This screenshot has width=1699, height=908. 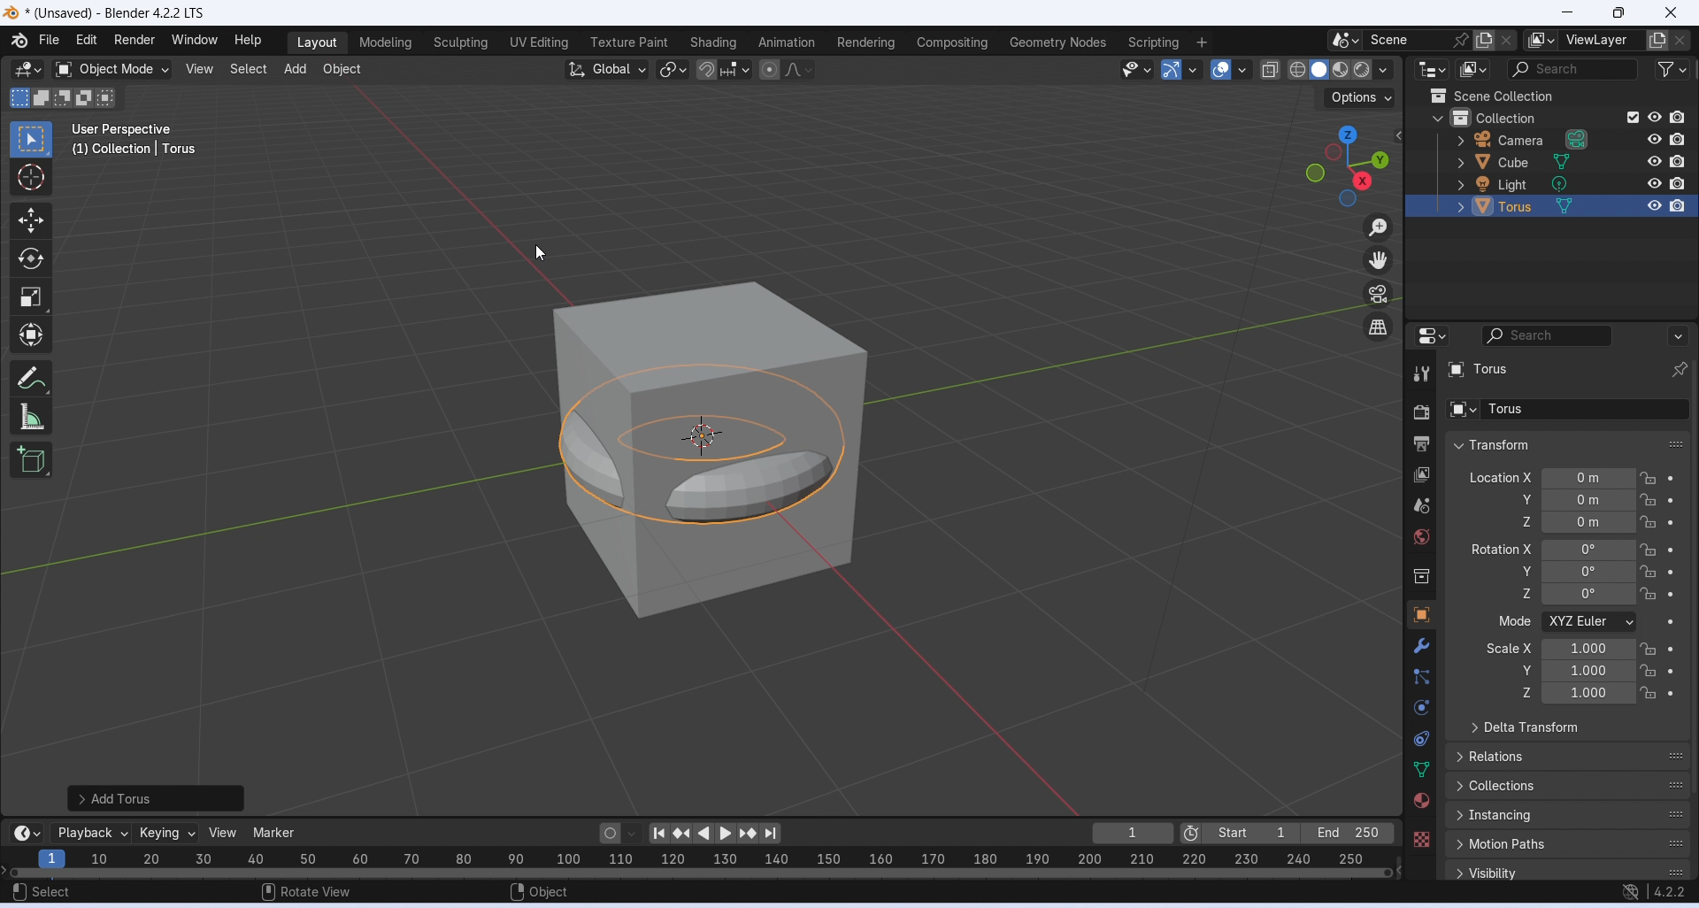 What do you see at coordinates (1418, 412) in the screenshot?
I see `Render` at bounding box center [1418, 412].